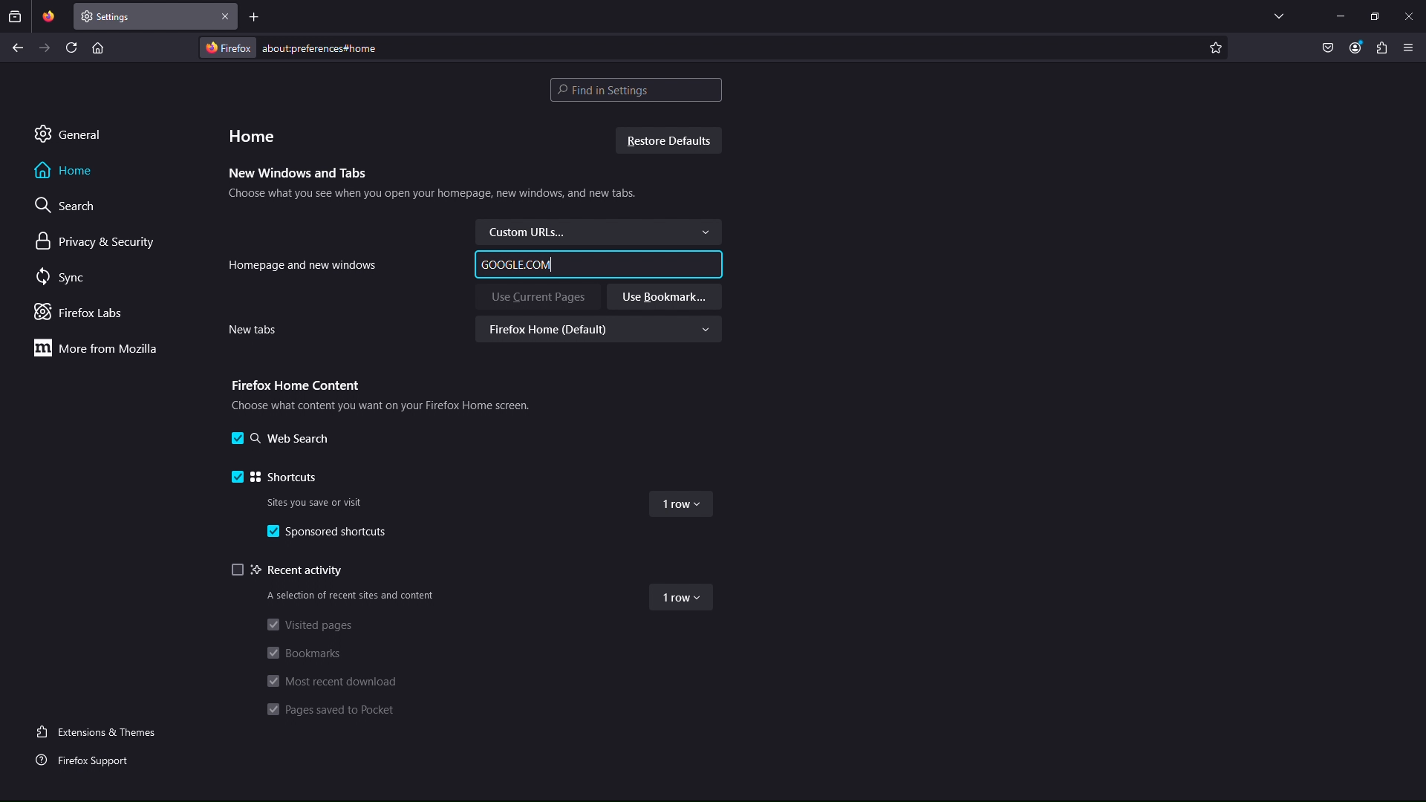  Describe the element at coordinates (299, 174) in the screenshot. I see `New Windows and Tabs` at that location.